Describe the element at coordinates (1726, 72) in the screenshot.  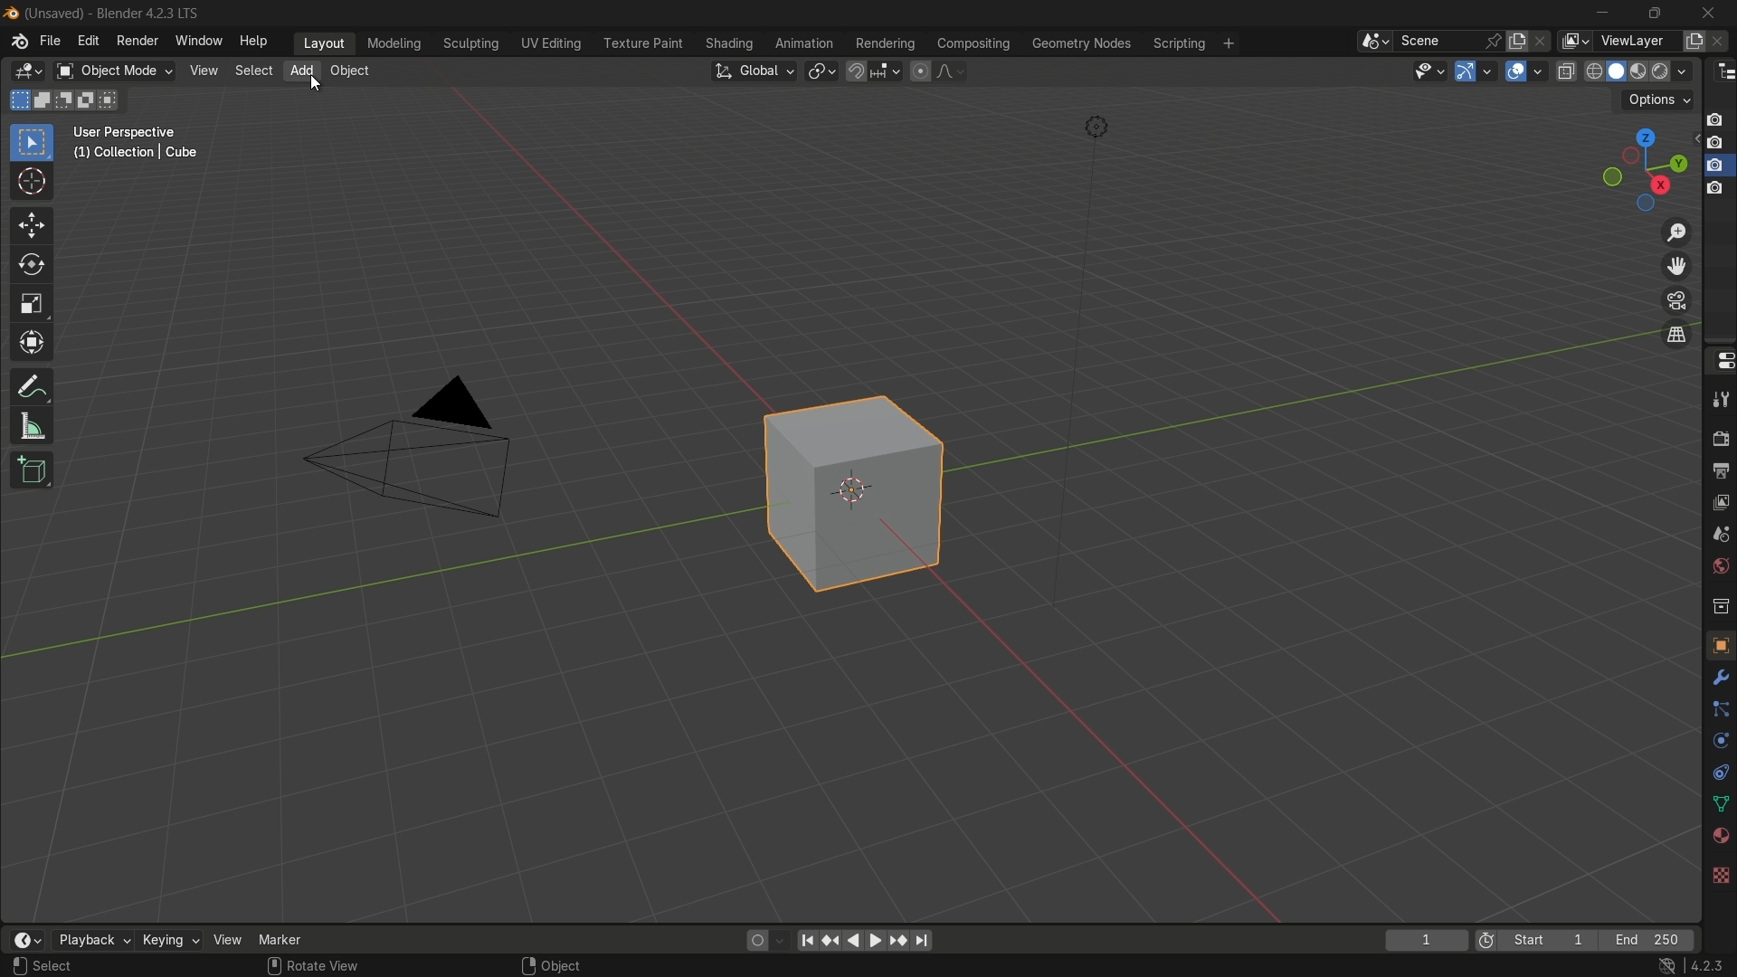
I see `outliner` at that location.